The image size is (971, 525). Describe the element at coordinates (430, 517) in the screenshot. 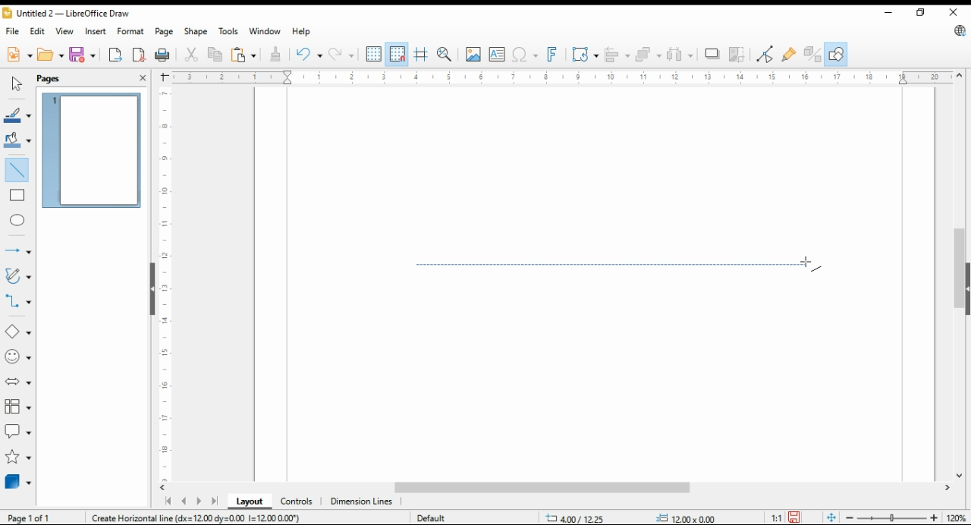

I see `default` at that location.